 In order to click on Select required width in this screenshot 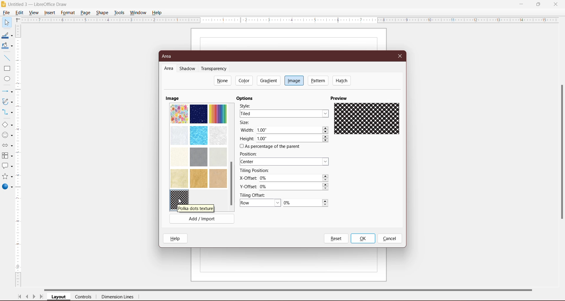, I will do `click(293, 130)`.